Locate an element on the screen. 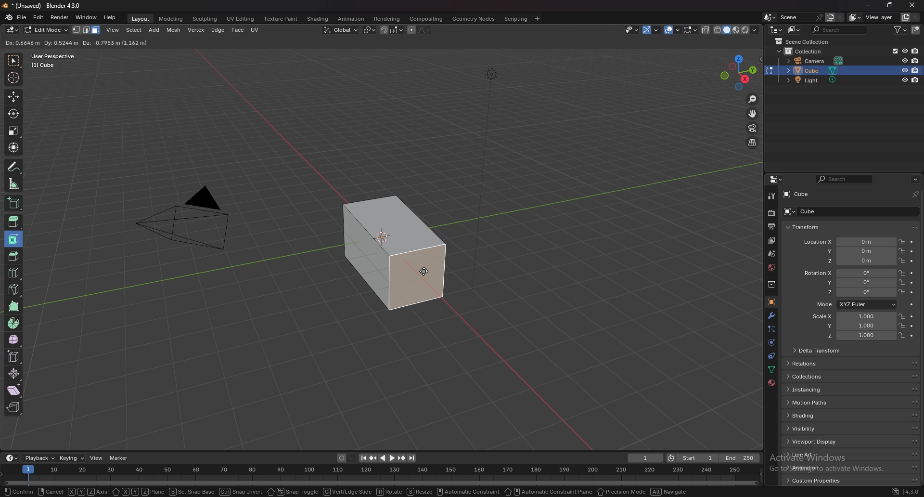 The width and height of the screenshot is (924, 497). browse scene is located at coordinates (770, 17).